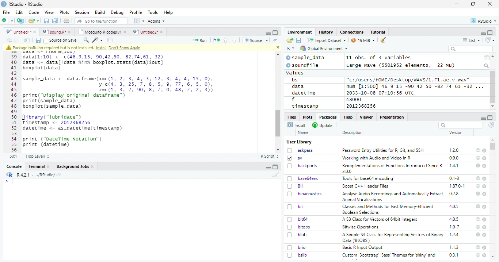  What do you see at coordinates (455, 150) in the screenshot?
I see `1.2.0` at bounding box center [455, 150].